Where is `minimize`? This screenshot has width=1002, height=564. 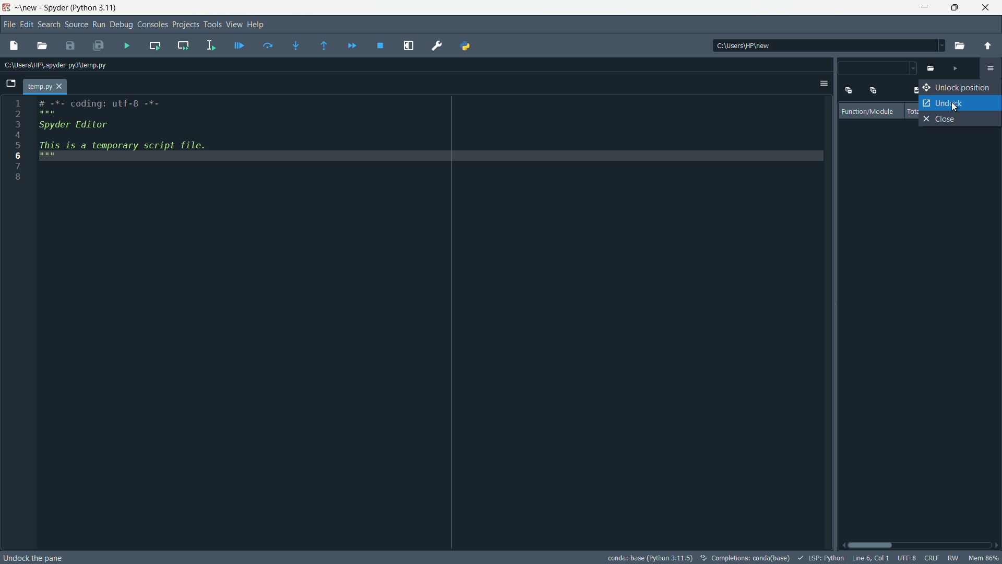 minimize is located at coordinates (925, 8).